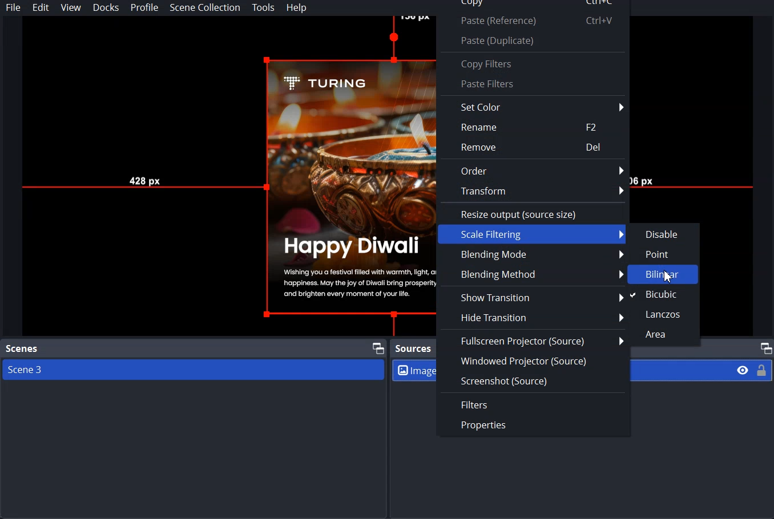 Image resolution: width=774 pixels, height=519 pixels. I want to click on Text, so click(414, 349).